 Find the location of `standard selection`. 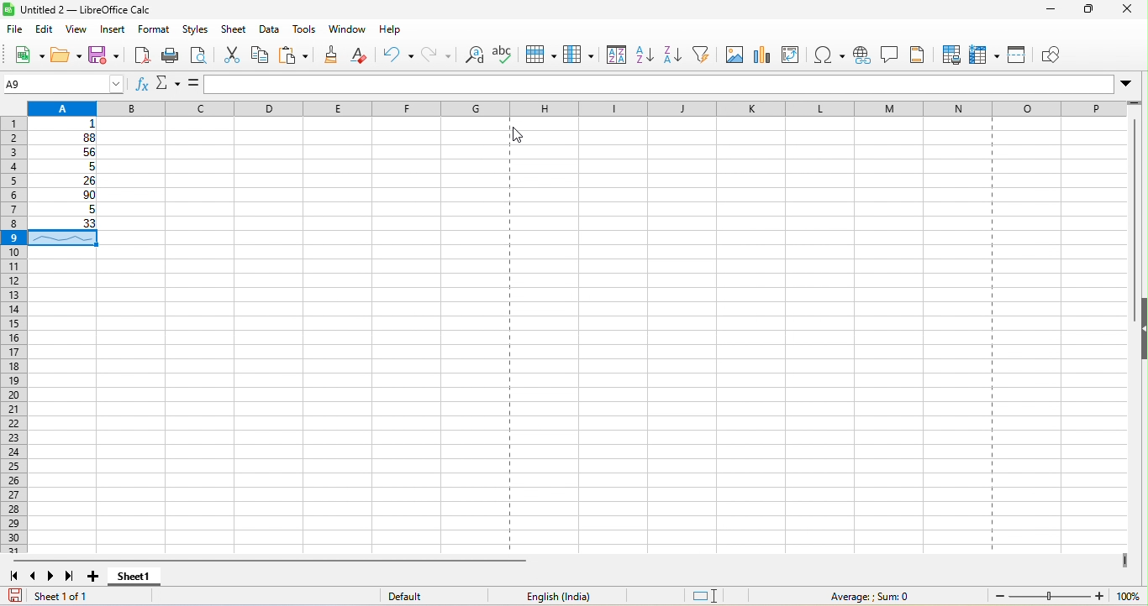

standard selection is located at coordinates (717, 596).